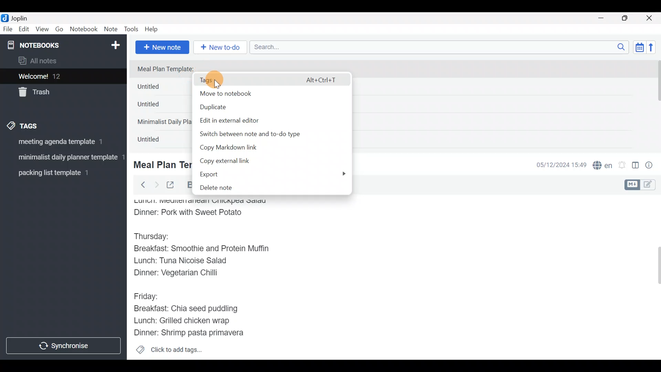 The image size is (661, 372). What do you see at coordinates (160, 88) in the screenshot?
I see `Untitled` at bounding box center [160, 88].